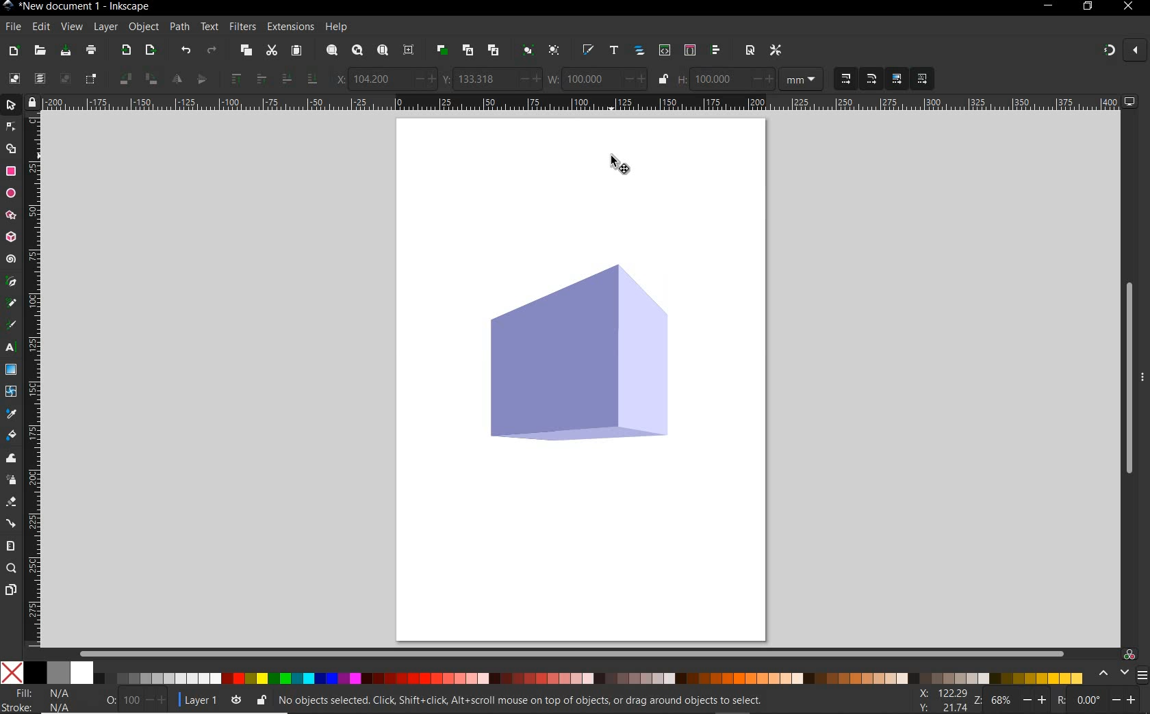 The width and height of the screenshot is (1150, 714). What do you see at coordinates (1126, 377) in the screenshot?
I see `scrollbar` at bounding box center [1126, 377].